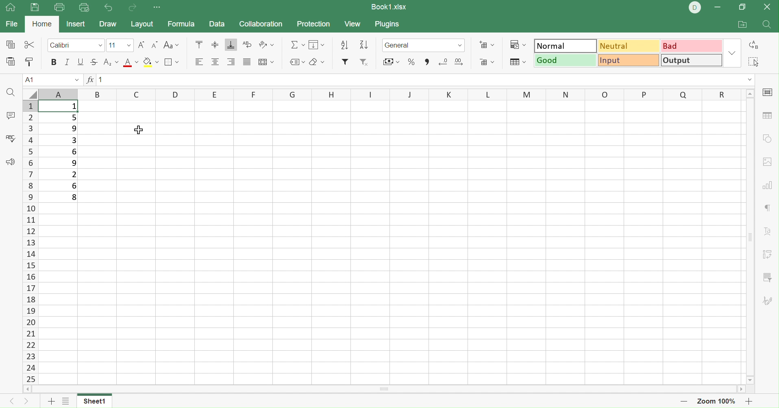 The height and width of the screenshot is (408, 779). I want to click on Change case, so click(170, 45).